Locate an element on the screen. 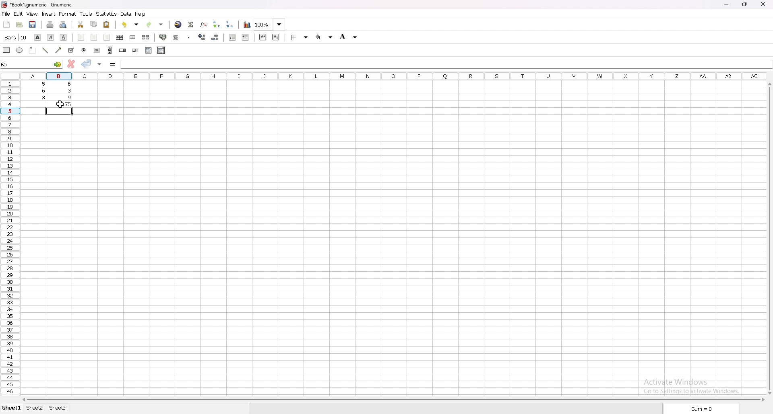 This screenshot has height=414, width=773. print preview is located at coordinates (64, 24).